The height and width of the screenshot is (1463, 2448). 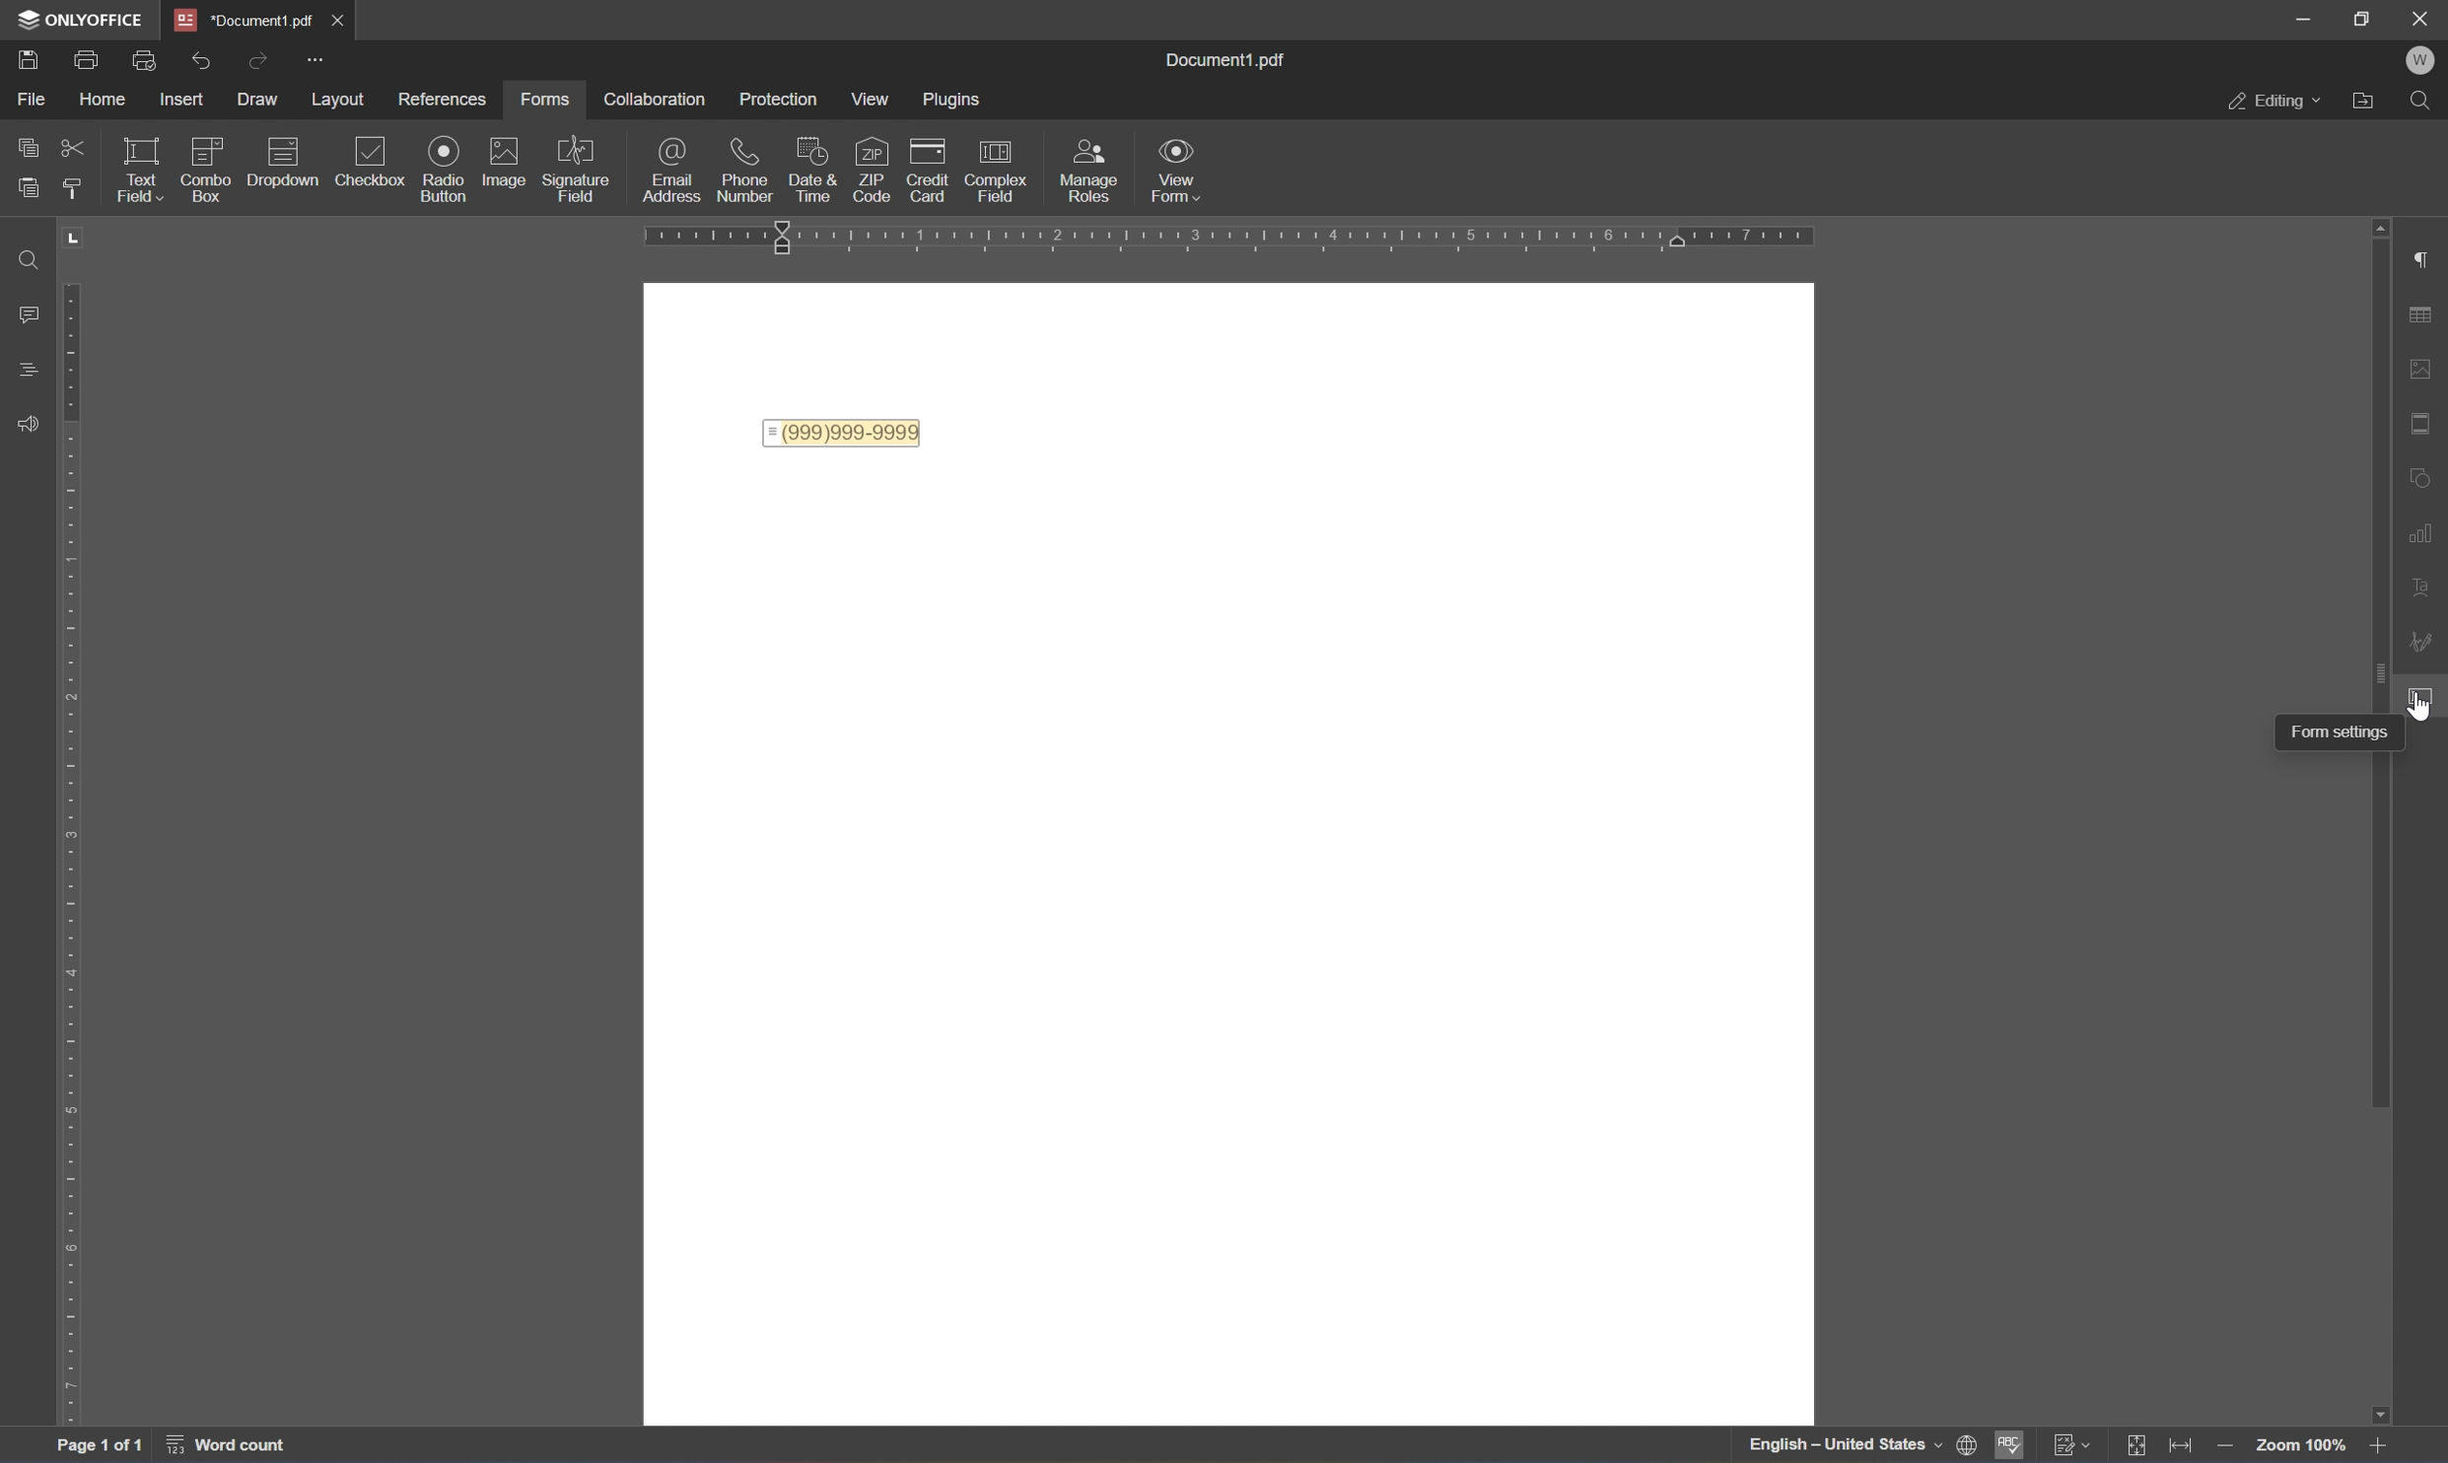 I want to click on image, so click(x=509, y=165).